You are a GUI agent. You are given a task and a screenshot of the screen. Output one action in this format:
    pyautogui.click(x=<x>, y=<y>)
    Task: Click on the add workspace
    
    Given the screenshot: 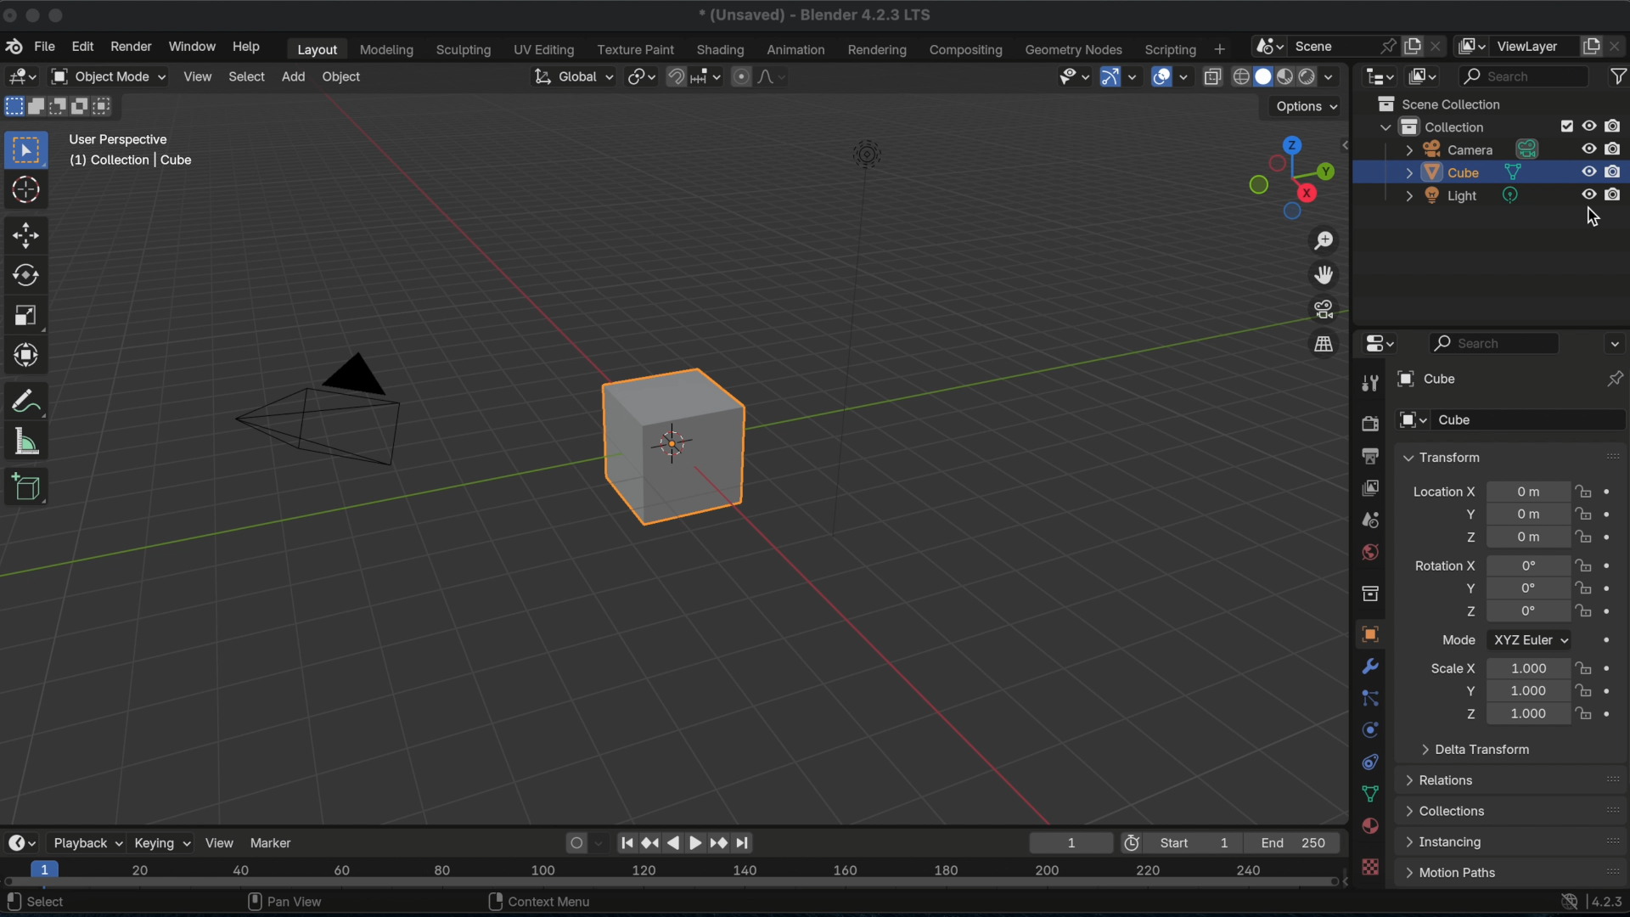 What is the action you would take?
    pyautogui.click(x=1220, y=47)
    